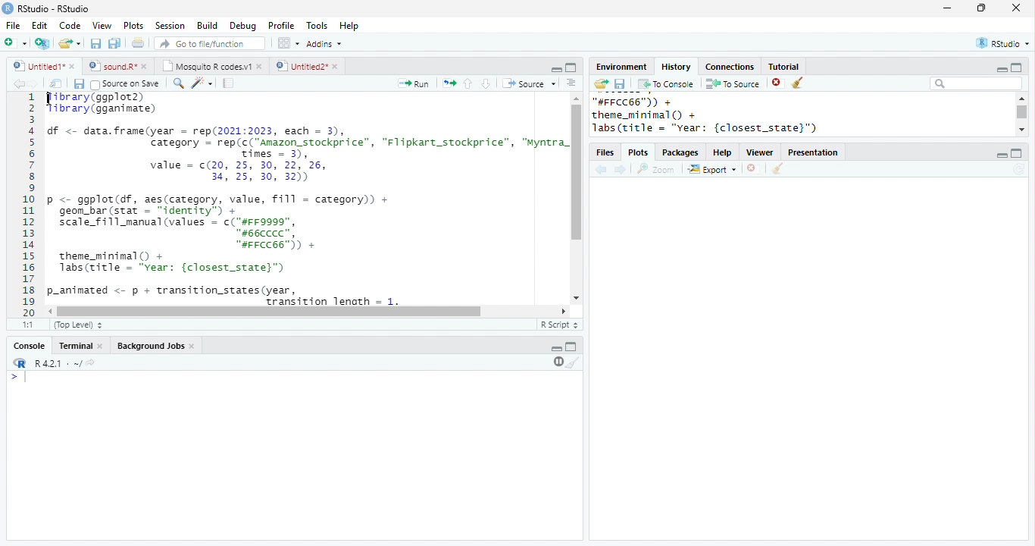 The width and height of the screenshot is (1035, 546). What do you see at coordinates (56, 83) in the screenshot?
I see `show in new window` at bounding box center [56, 83].